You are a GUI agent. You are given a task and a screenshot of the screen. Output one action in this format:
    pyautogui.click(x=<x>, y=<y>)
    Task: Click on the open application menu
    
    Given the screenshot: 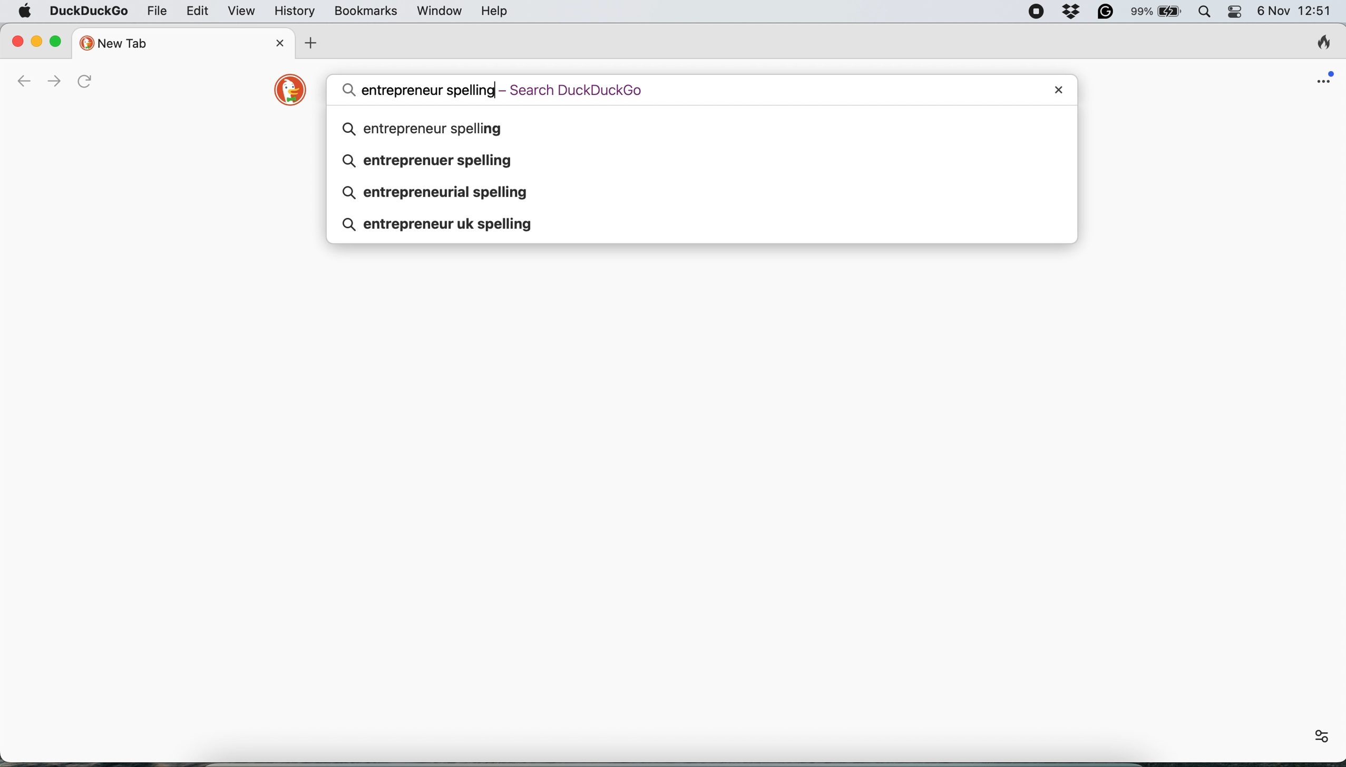 What is the action you would take?
    pyautogui.click(x=1323, y=77)
    